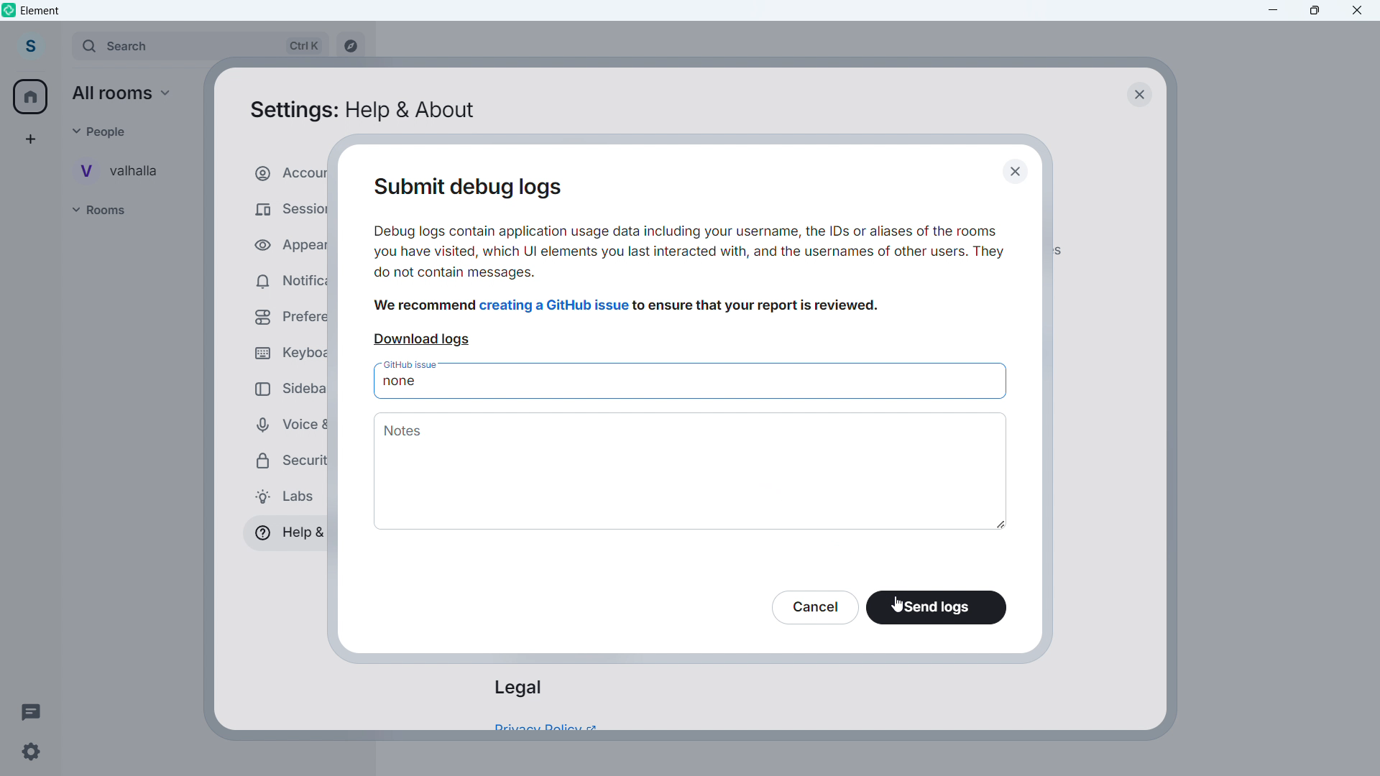 This screenshot has width=1380, height=776. Describe the element at coordinates (127, 93) in the screenshot. I see `All Rooms` at that location.